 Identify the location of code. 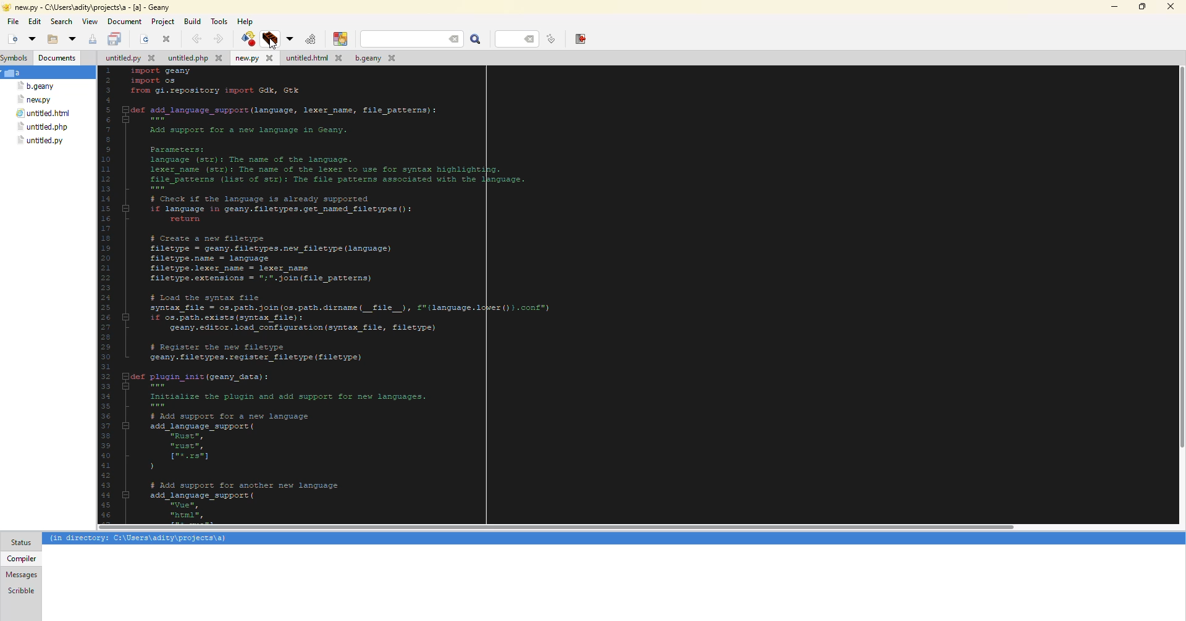
(335, 293).